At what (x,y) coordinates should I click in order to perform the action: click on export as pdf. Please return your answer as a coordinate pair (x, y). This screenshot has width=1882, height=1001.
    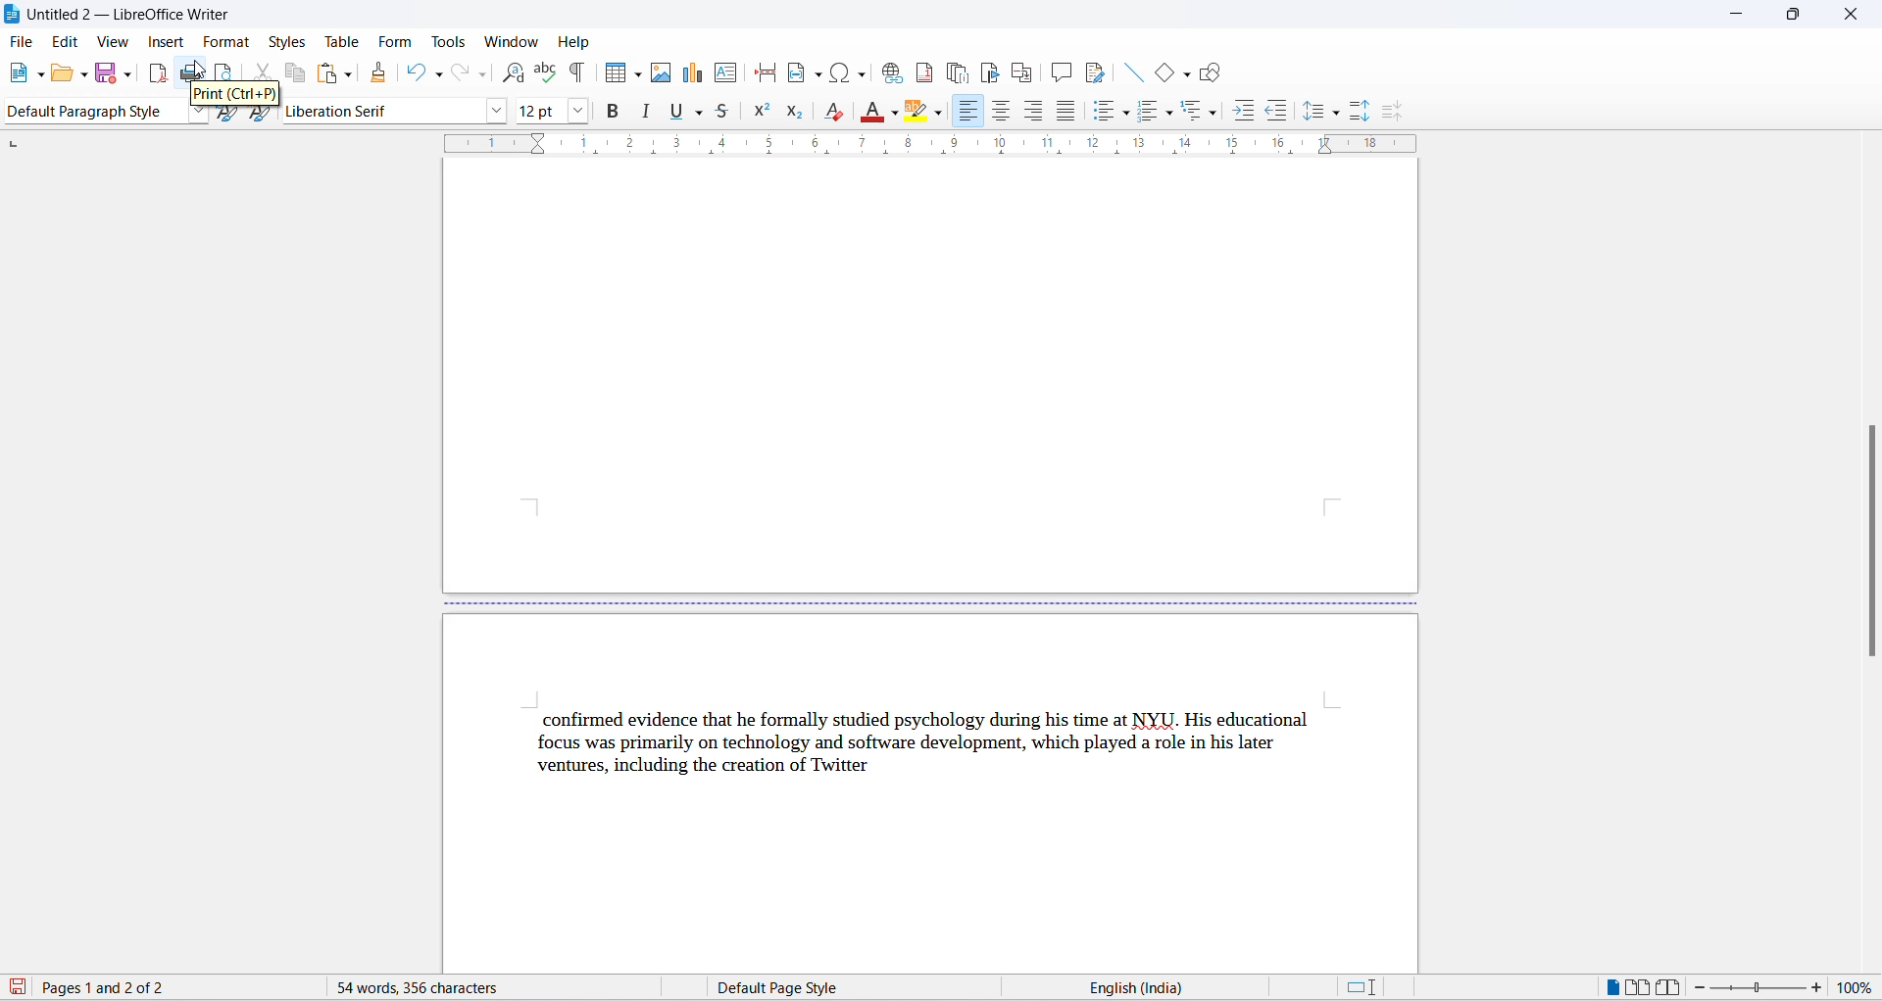
    Looking at the image, I should click on (158, 75).